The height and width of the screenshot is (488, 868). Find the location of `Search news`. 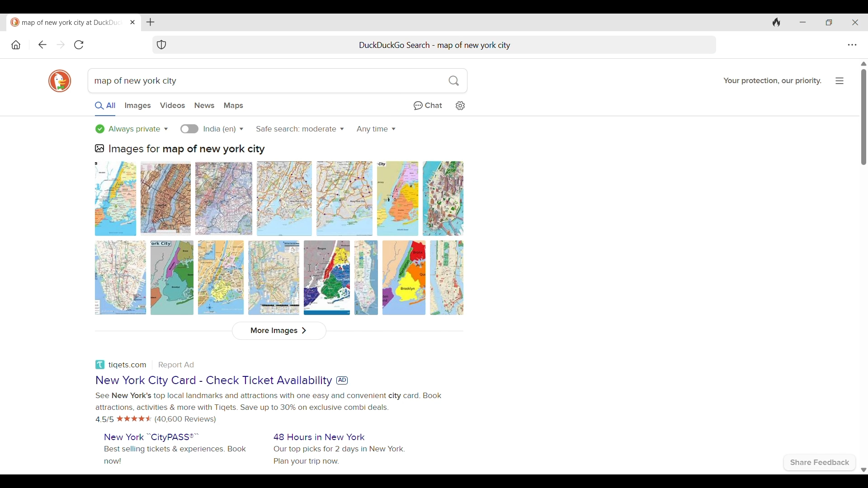

Search news is located at coordinates (204, 105).